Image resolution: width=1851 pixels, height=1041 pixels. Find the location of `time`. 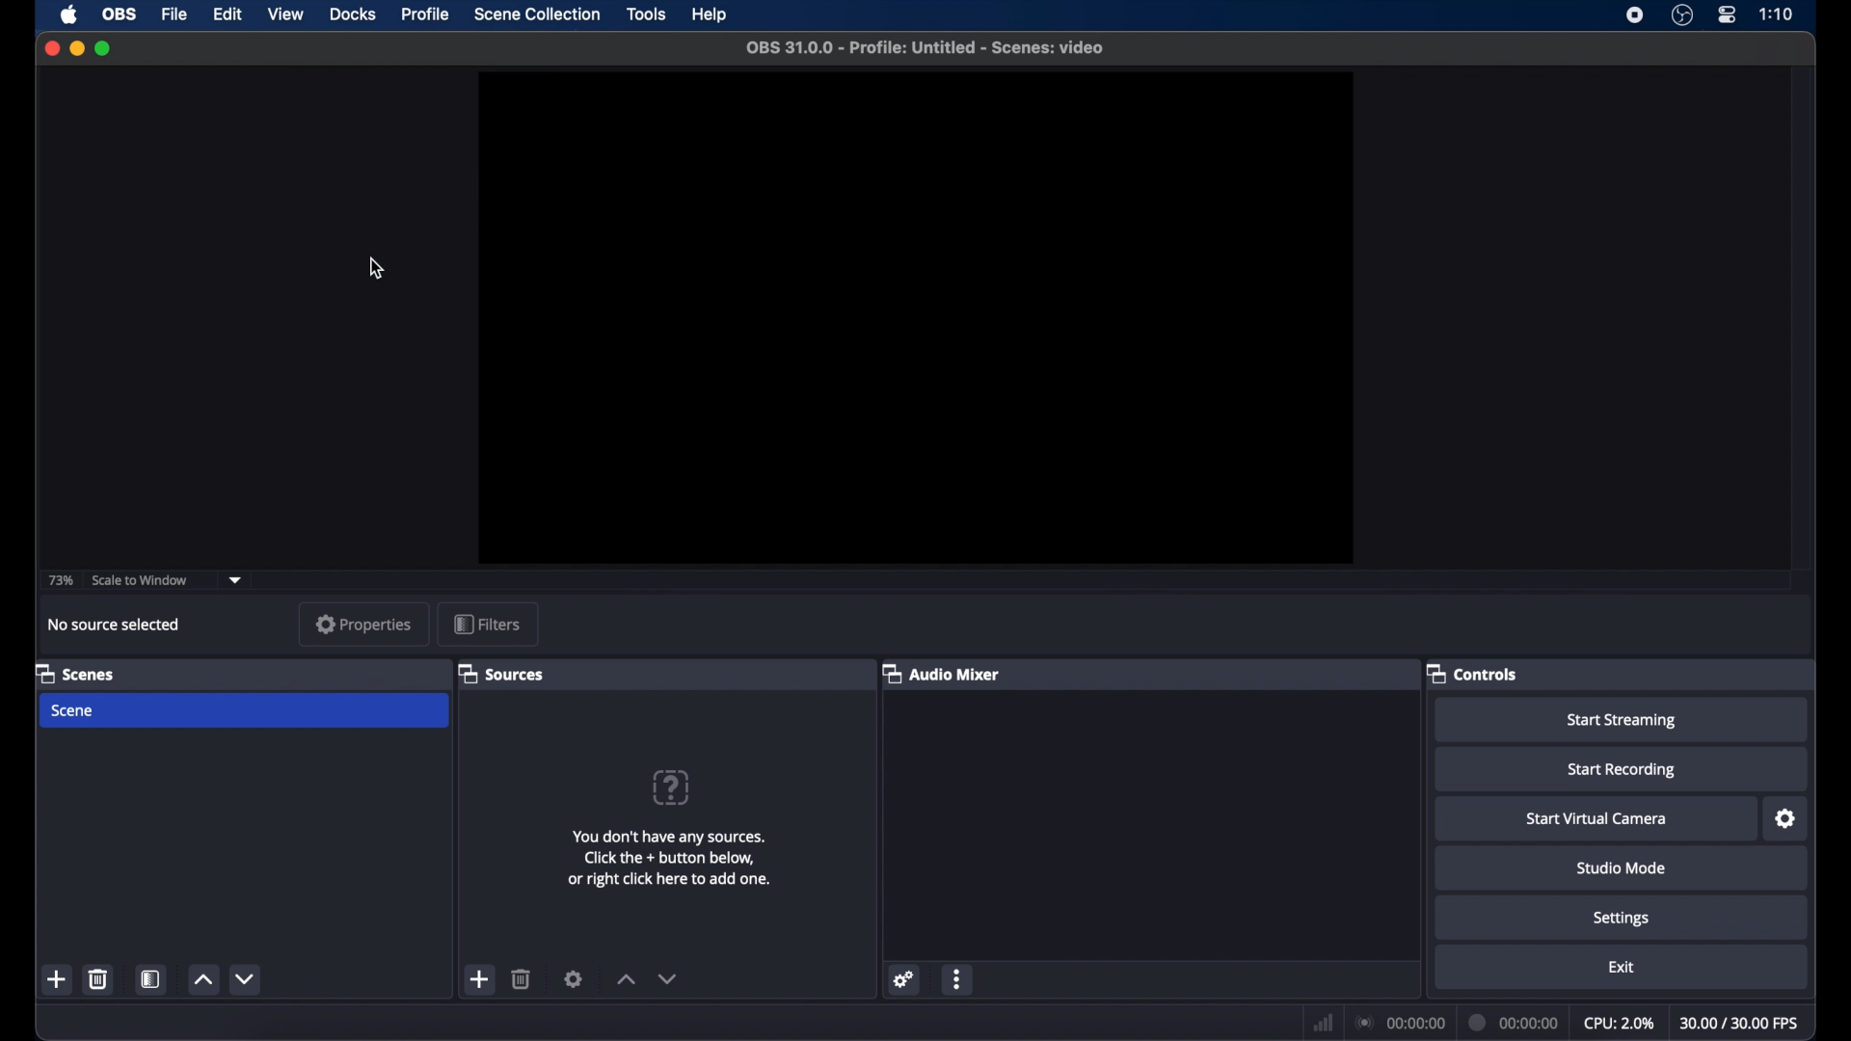

time is located at coordinates (1777, 13).